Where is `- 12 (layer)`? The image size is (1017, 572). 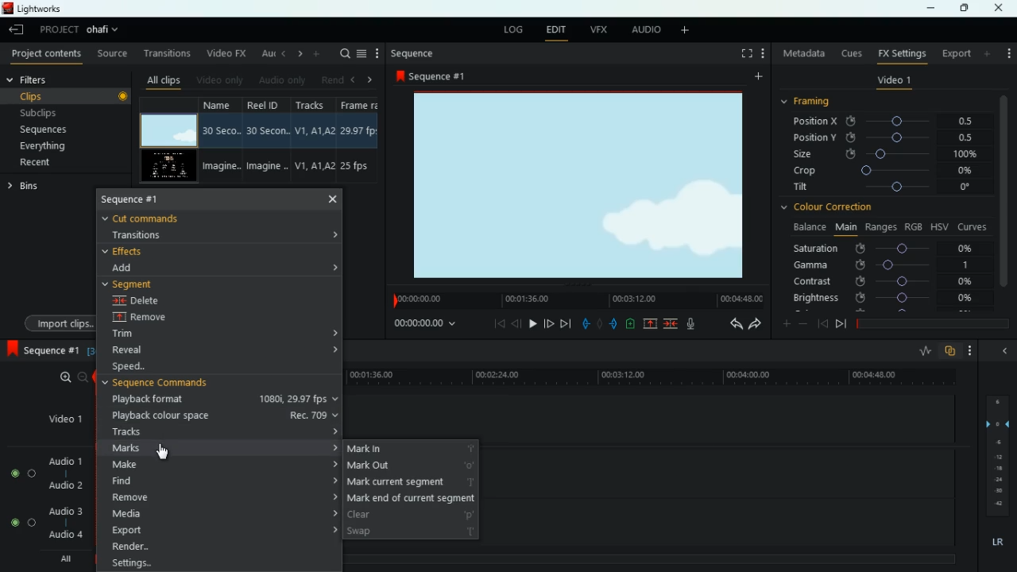
- 12 (layer) is located at coordinates (1000, 456).